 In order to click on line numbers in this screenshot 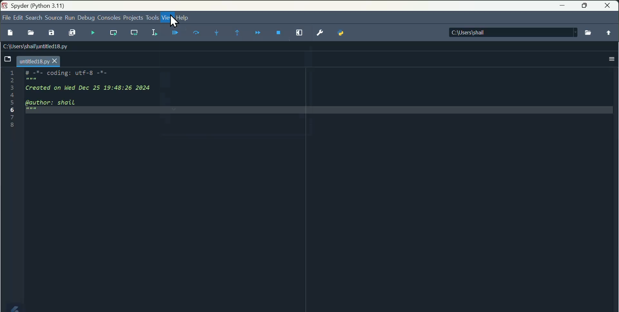, I will do `click(11, 100)`.